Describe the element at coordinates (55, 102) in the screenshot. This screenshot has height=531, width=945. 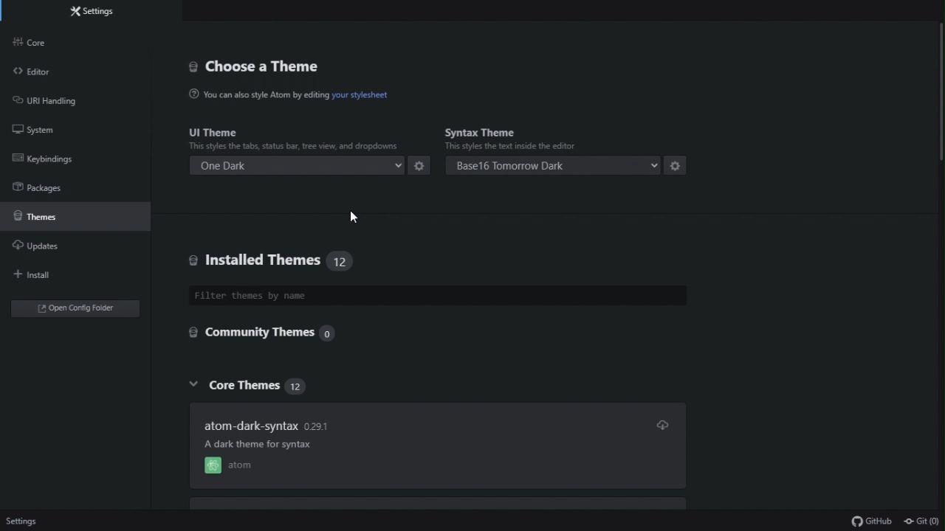
I see `URL handling` at that location.